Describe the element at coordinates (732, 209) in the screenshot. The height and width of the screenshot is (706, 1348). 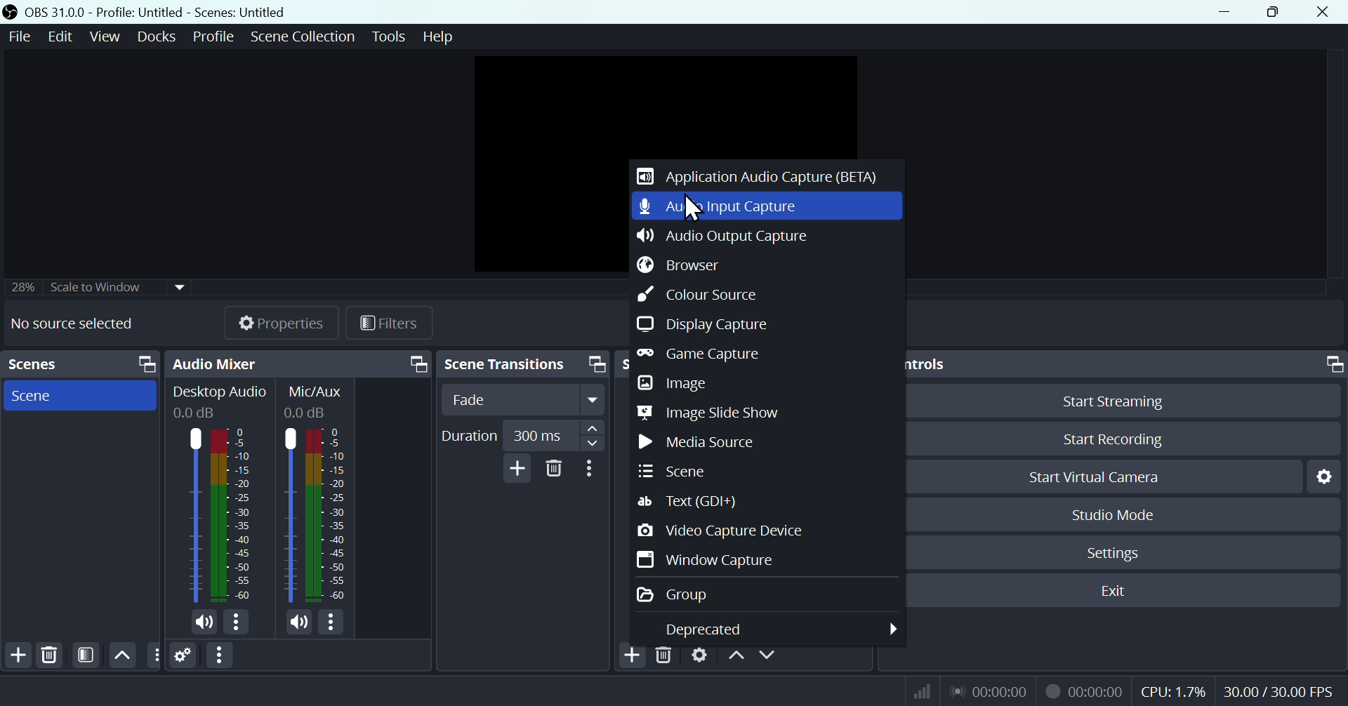
I see `Audio input capture` at that location.